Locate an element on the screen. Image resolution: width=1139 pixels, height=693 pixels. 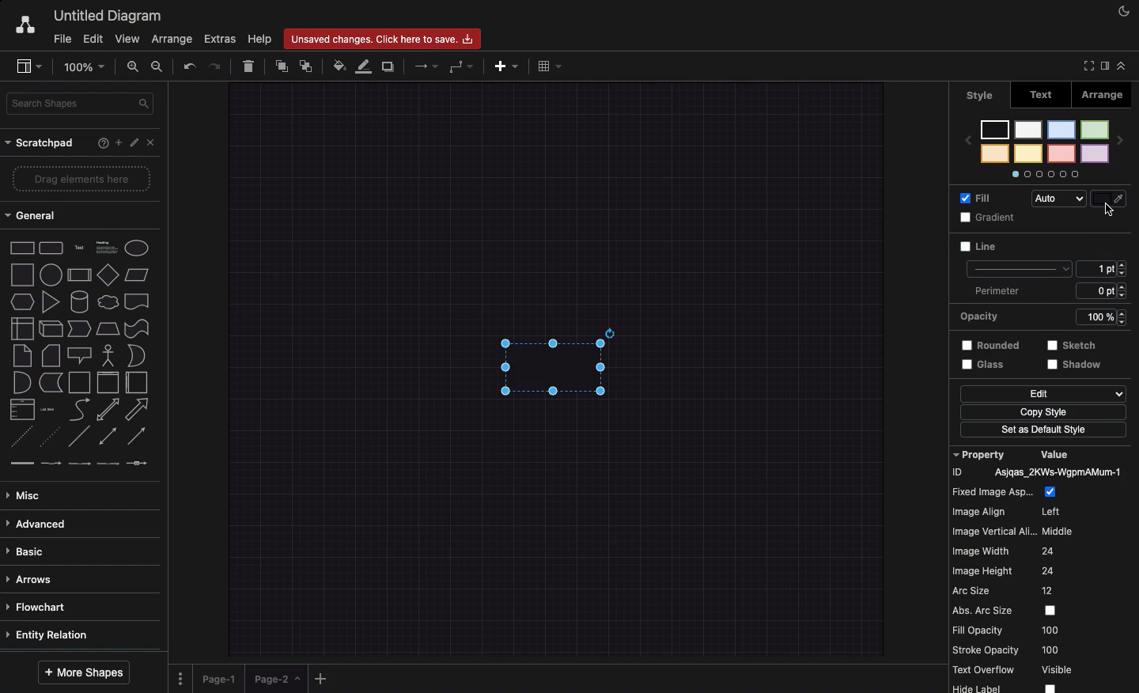
actor is located at coordinates (108, 354).